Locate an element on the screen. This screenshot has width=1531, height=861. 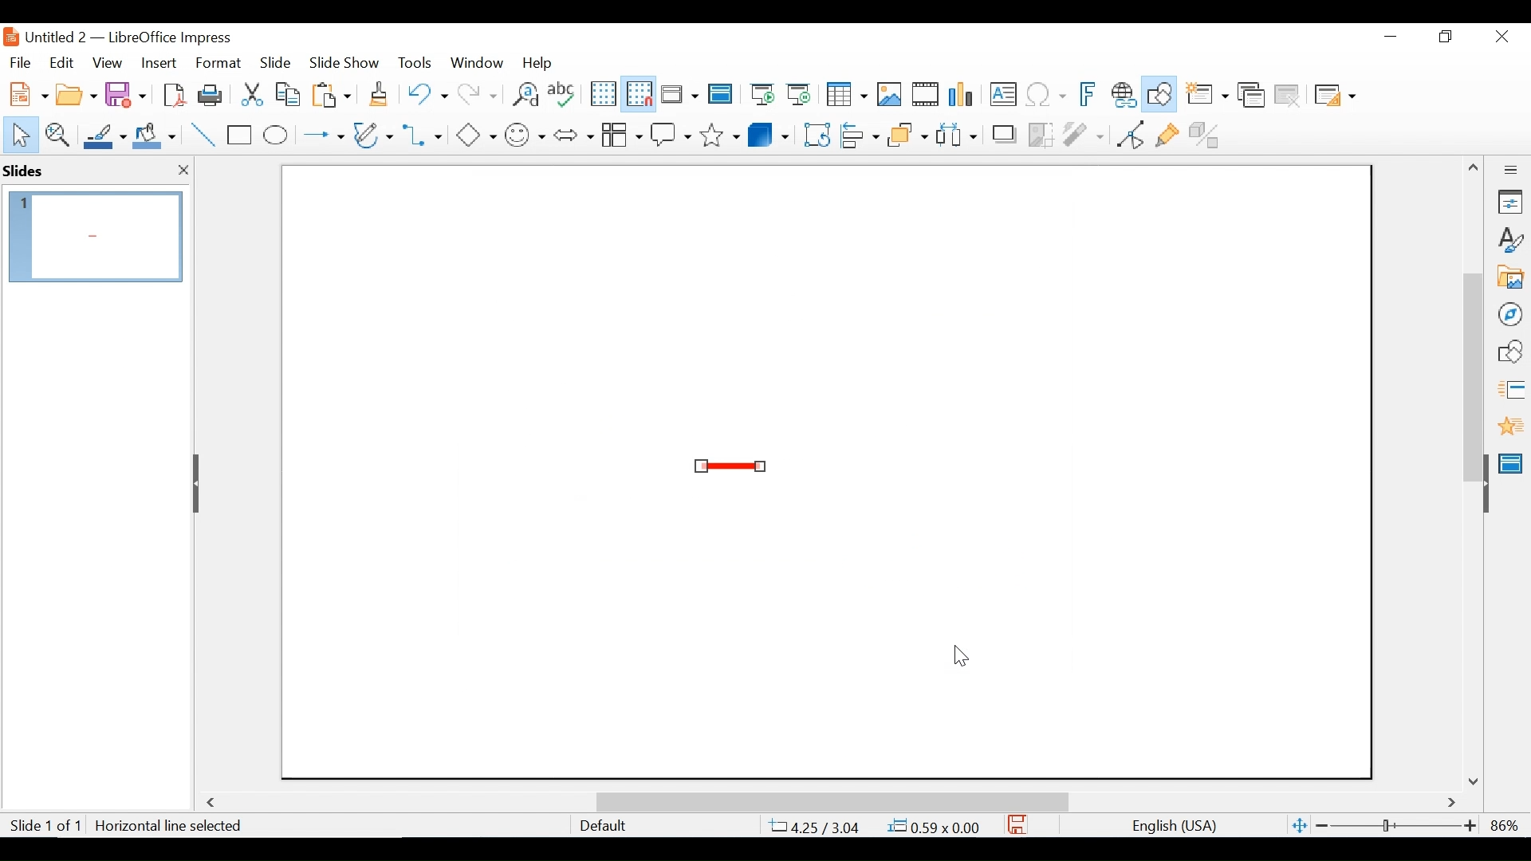
Paste is located at coordinates (336, 94).